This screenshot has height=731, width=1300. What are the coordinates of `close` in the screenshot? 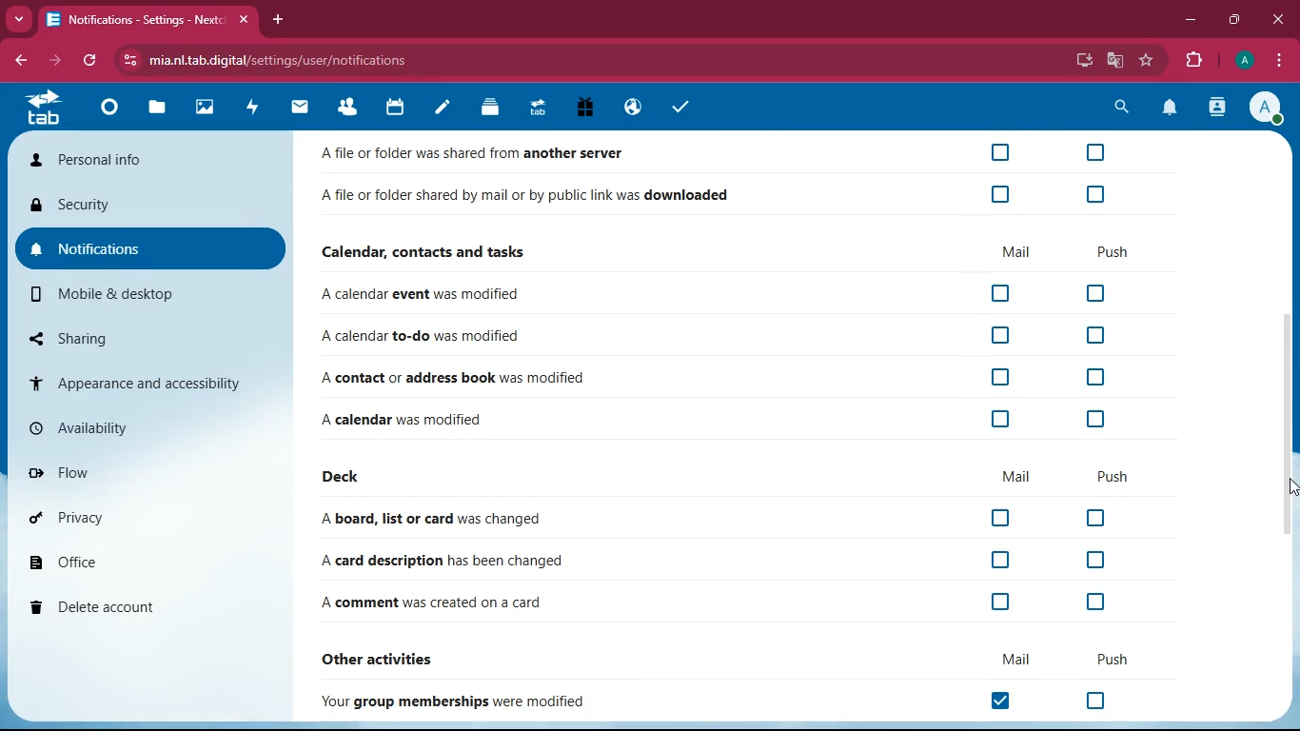 It's located at (1275, 20).